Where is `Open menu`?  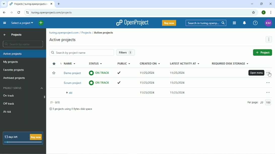
Open menu is located at coordinates (256, 73).